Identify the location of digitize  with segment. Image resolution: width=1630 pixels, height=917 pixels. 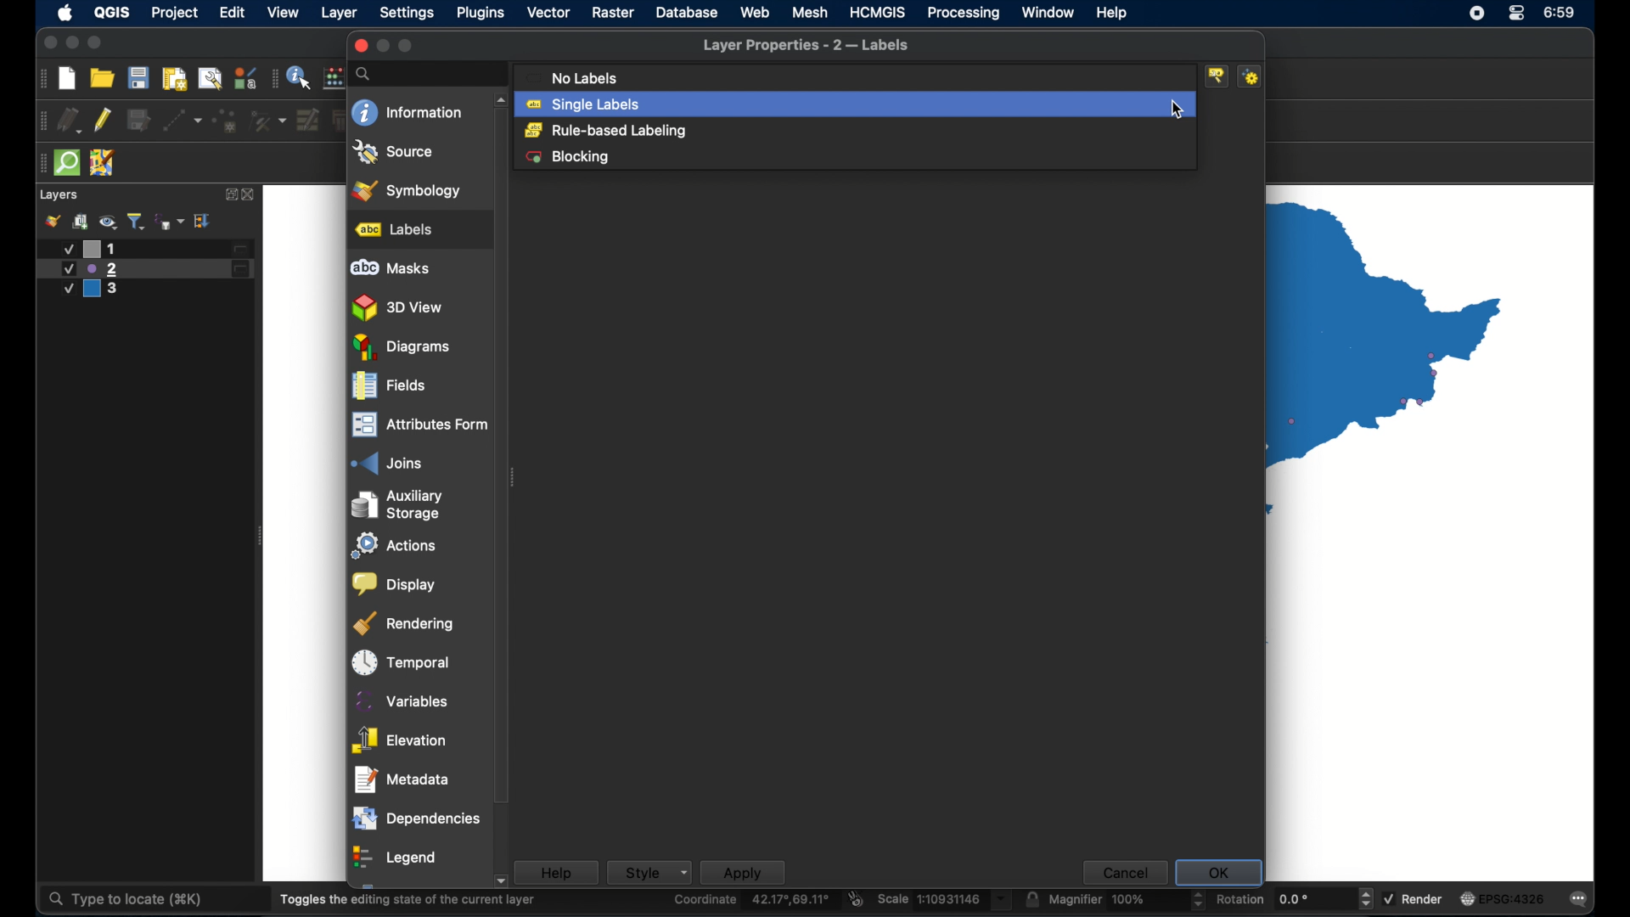
(183, 121).